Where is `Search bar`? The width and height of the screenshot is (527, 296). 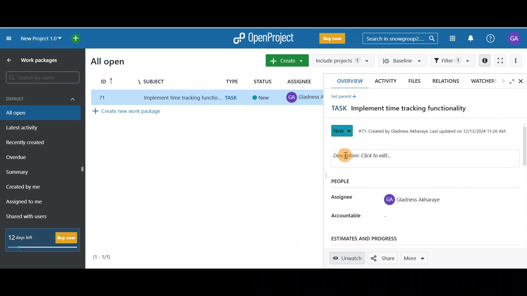
Search bar is located at coordinates (401, 38).